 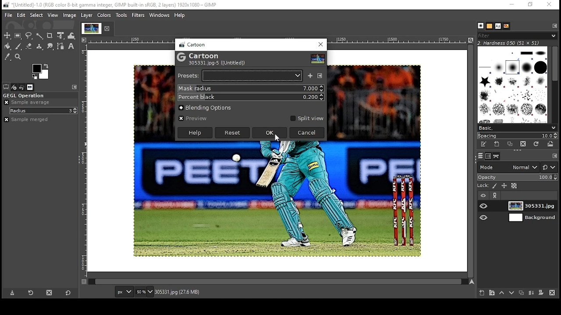 What do you see at coordinates (522, 293) in the screenshot?
I see `duplicate layer` at bounding box center [522, 293].